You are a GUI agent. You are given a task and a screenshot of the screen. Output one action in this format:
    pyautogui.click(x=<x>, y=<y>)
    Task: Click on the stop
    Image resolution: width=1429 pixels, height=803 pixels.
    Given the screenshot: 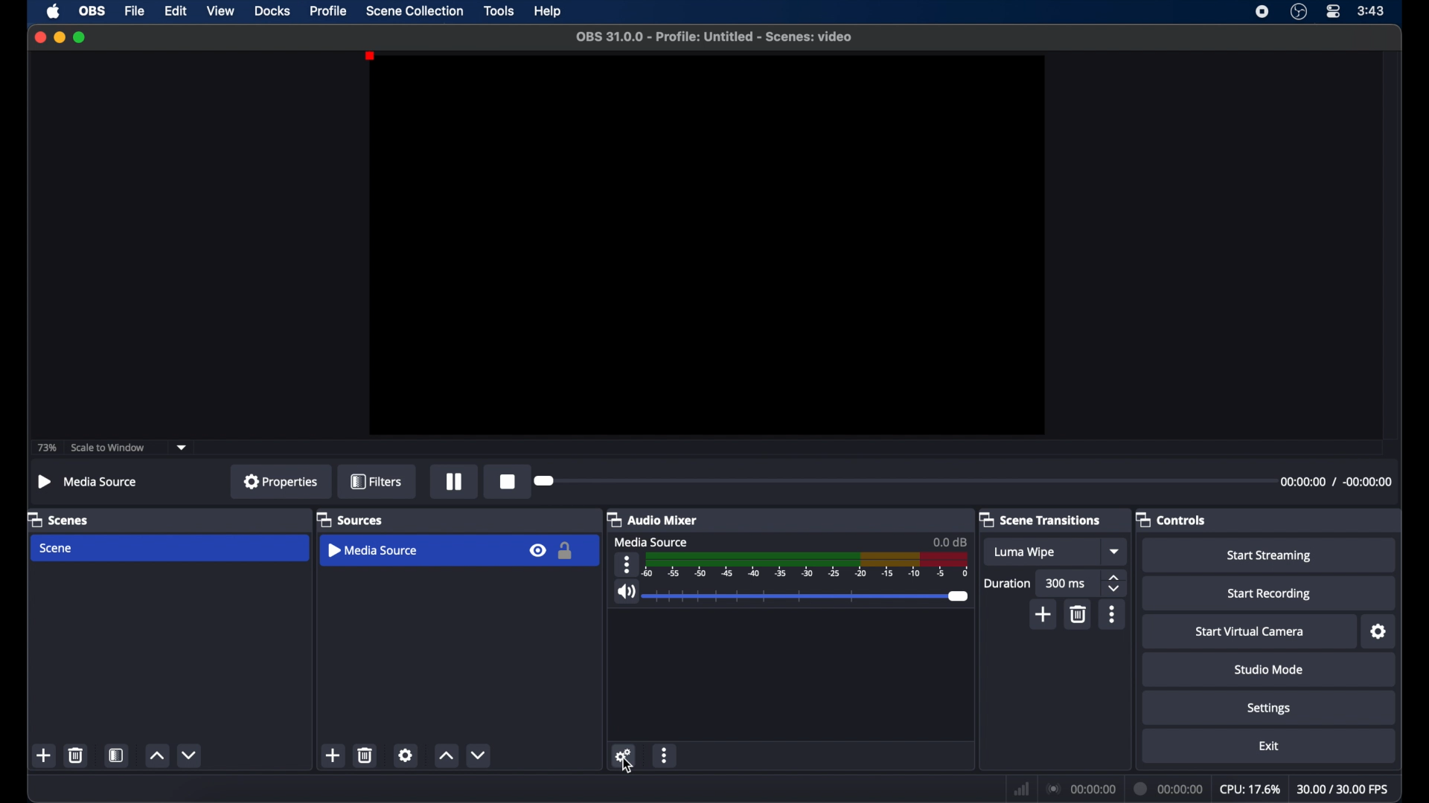 What is the action you would take?
    pyautogui.click(x=506, y=481)
    